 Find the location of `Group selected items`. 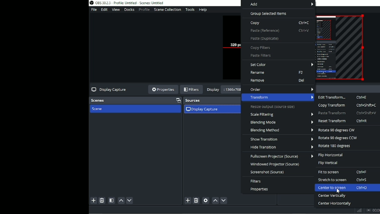

Group selected items is located at coordinates (269, 14).